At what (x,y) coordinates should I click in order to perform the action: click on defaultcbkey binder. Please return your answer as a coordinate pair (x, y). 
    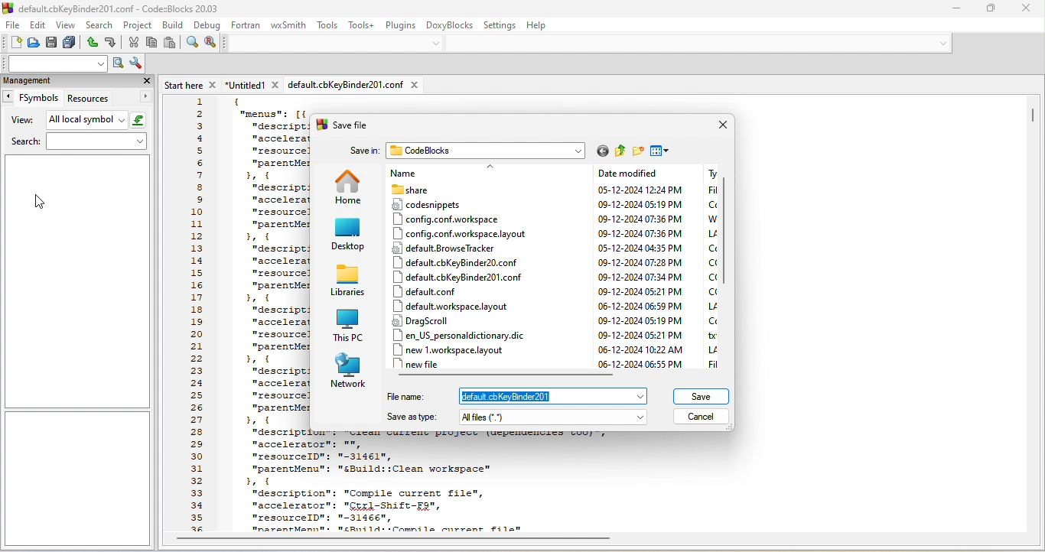
    Looking at the image, I should click on (353, 86).